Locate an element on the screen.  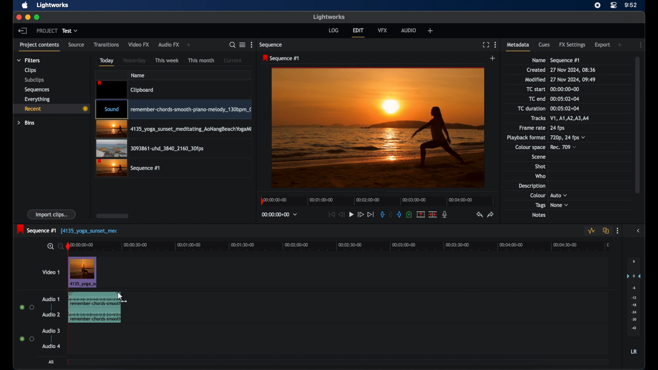
modified is located at coordinates (535, 79).